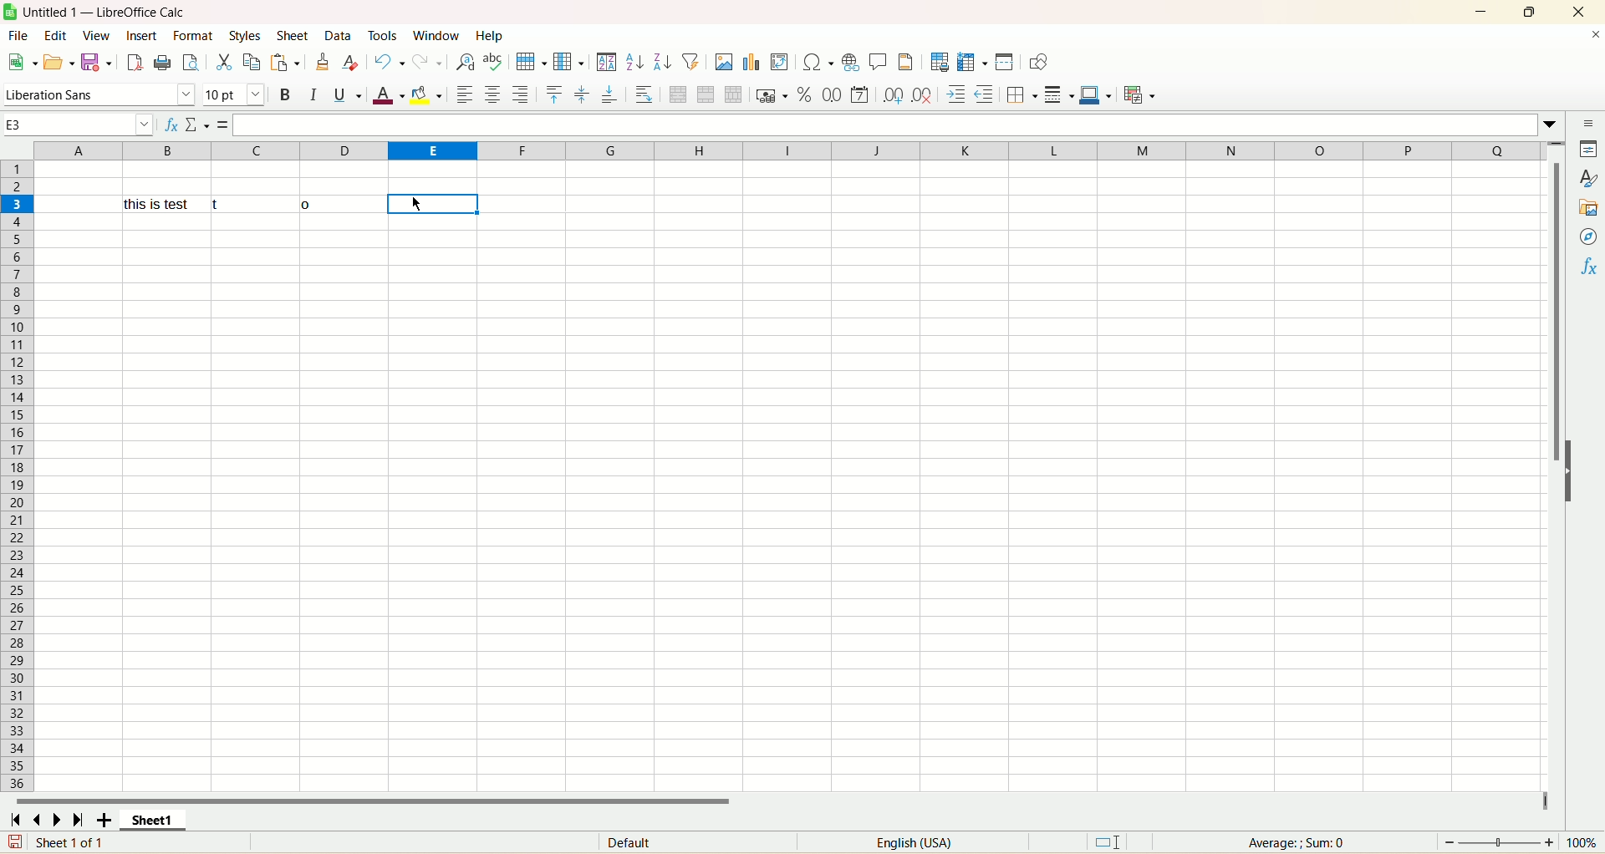 The image size is (1605, 854). I want to click on save, so click(11, 842).